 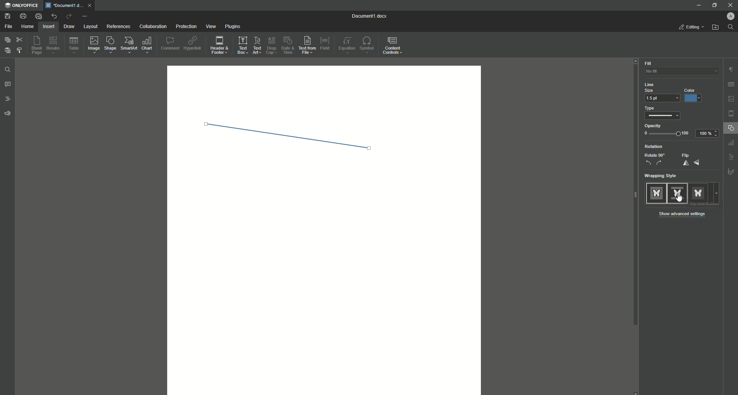 What do you see at coordinates (154, 27) in the screenshot?
I see `Collaboration` at bounding box center [154, 27].